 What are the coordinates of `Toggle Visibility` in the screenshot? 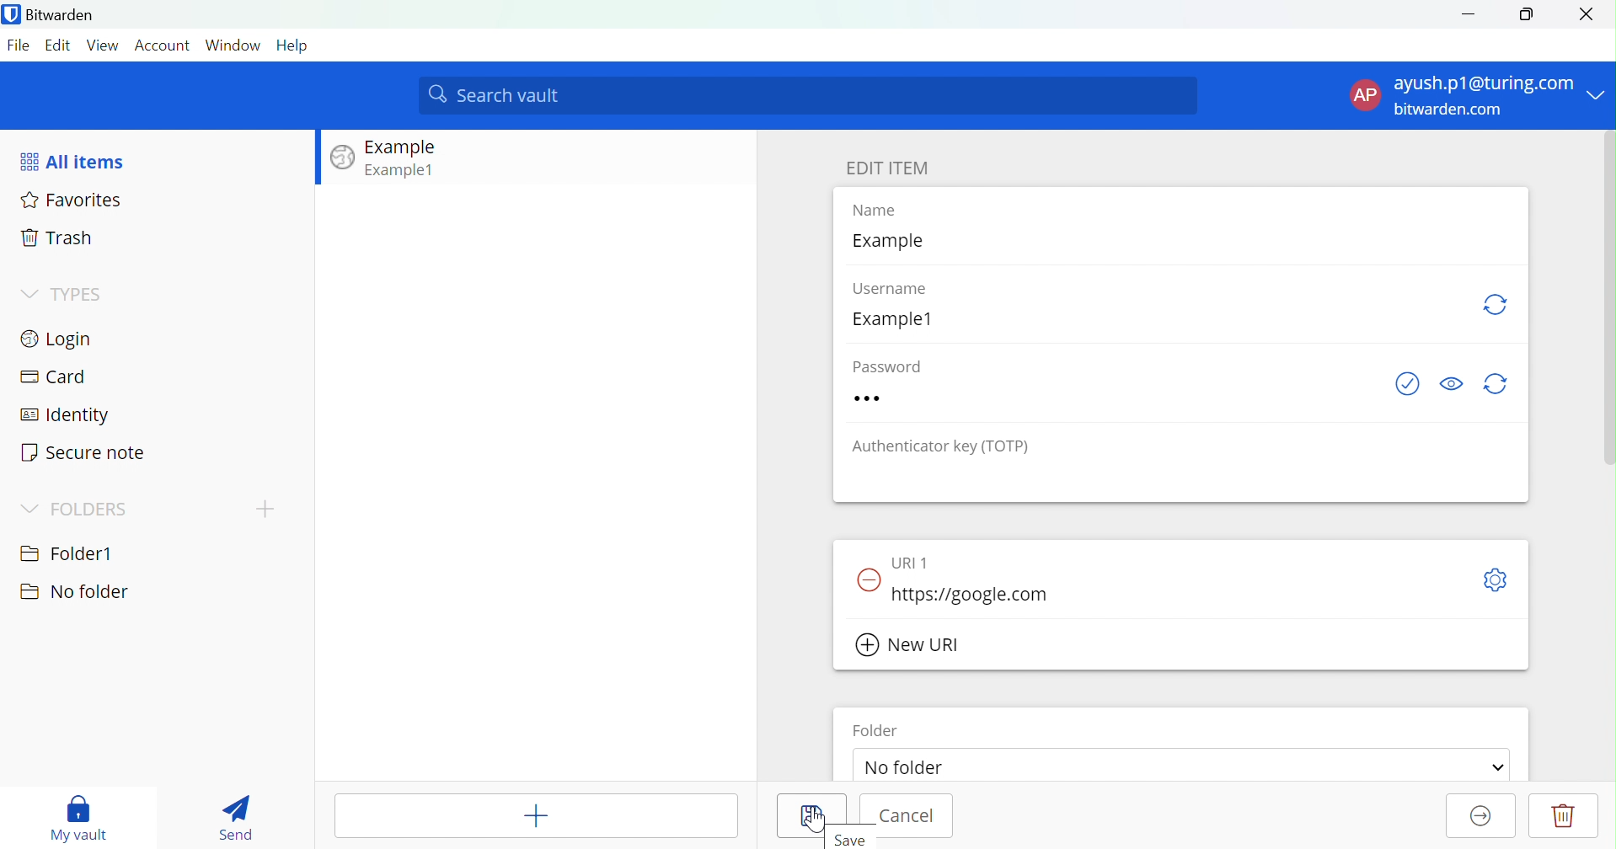 It's located at (1453, 382).